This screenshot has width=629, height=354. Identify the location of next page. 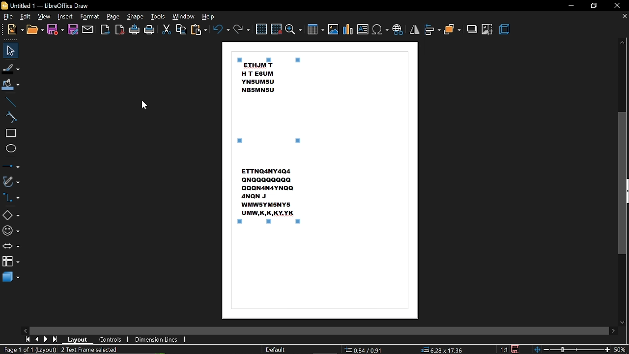
(47, 339).